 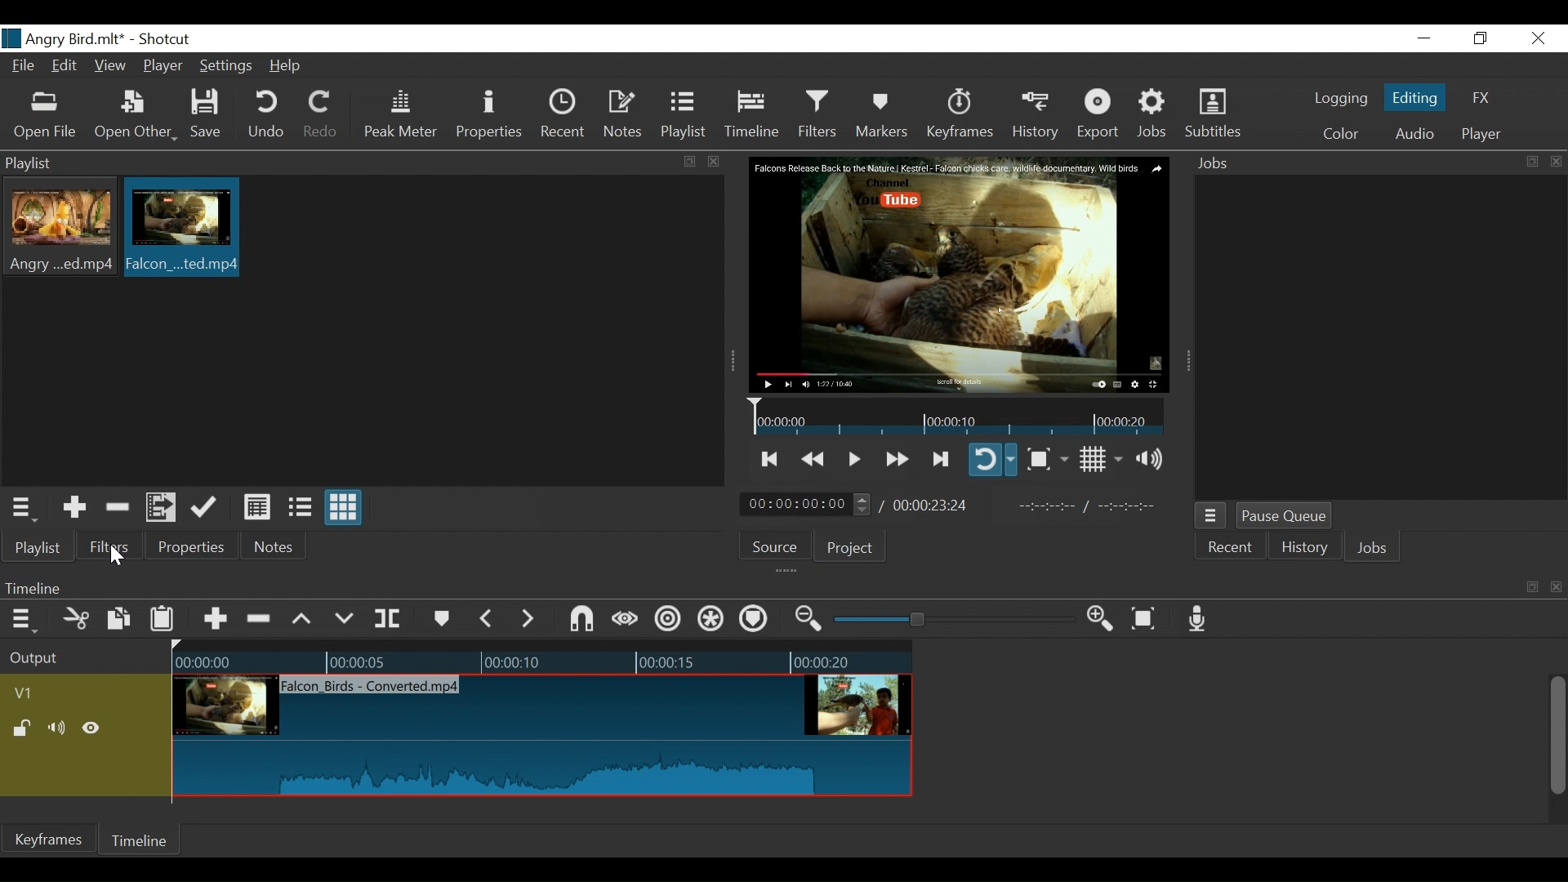 I want to click on Clip, so click(x=61, y=228).